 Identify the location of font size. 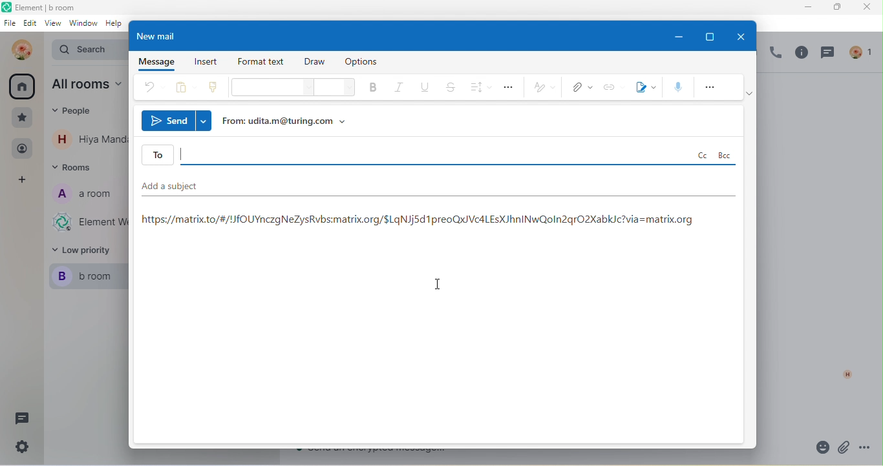
(333, 88).